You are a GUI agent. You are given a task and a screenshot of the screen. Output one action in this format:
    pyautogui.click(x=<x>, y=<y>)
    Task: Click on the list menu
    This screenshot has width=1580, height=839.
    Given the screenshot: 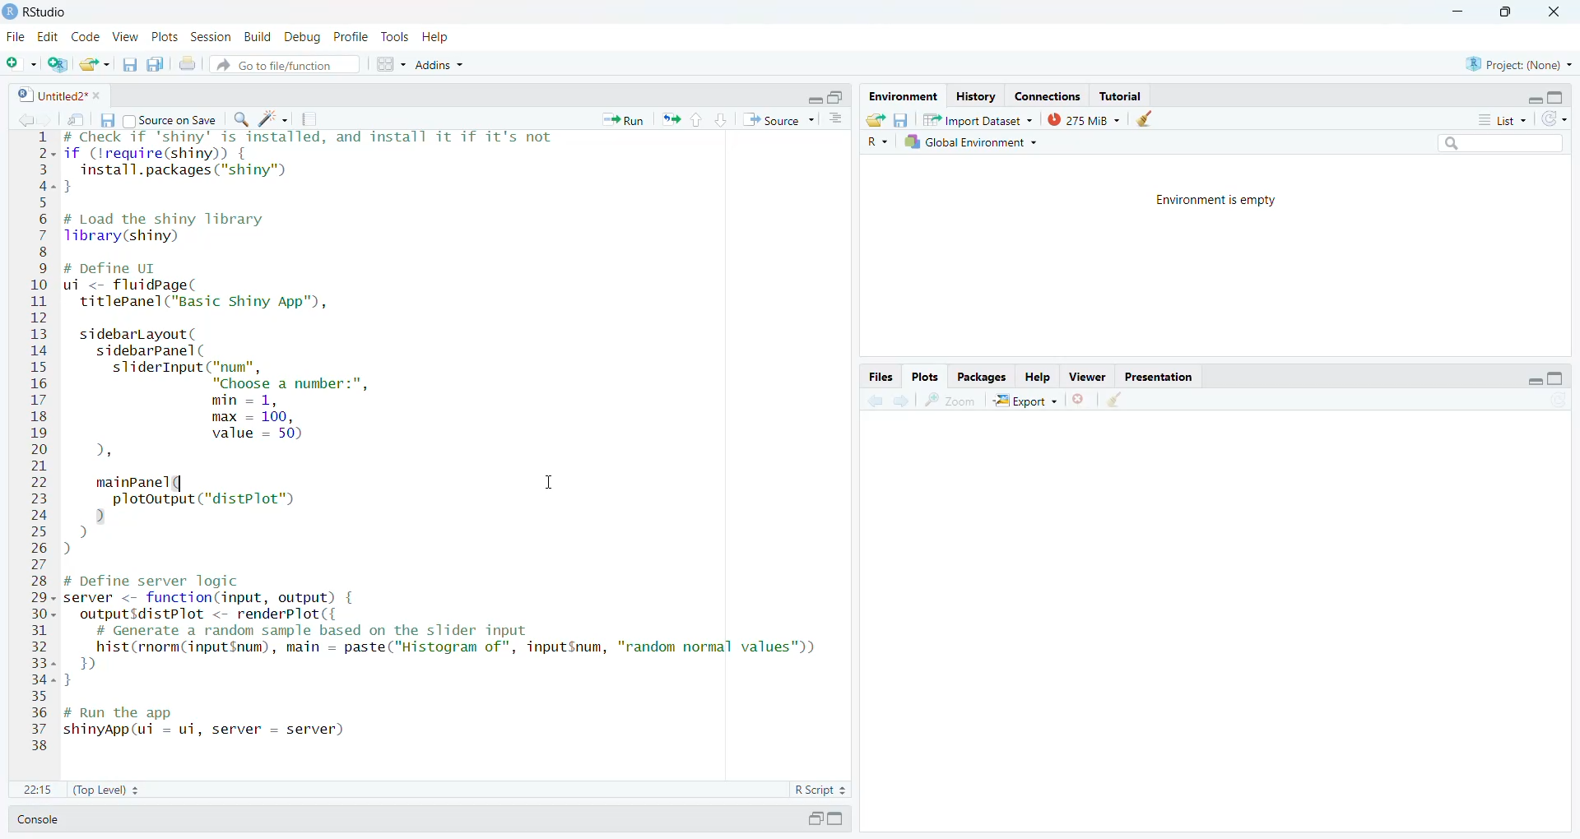 What is the action you would take?
    pyautogui.click(x=1503, y=119)
    